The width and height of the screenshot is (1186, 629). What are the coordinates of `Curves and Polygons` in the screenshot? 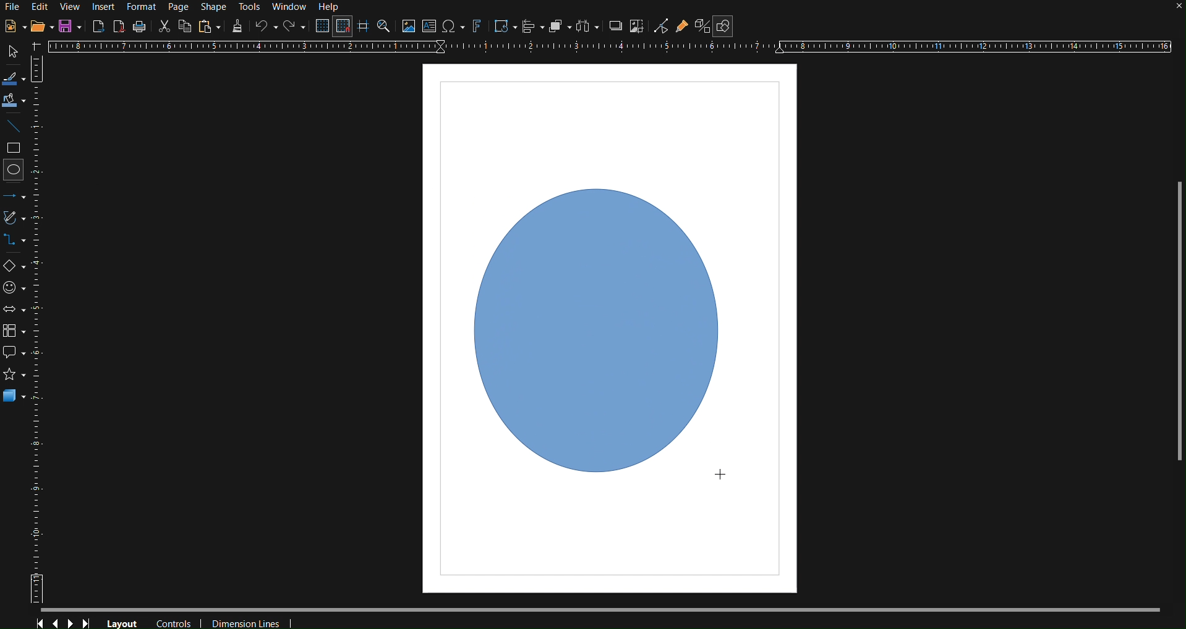 It's located at (17, 219).